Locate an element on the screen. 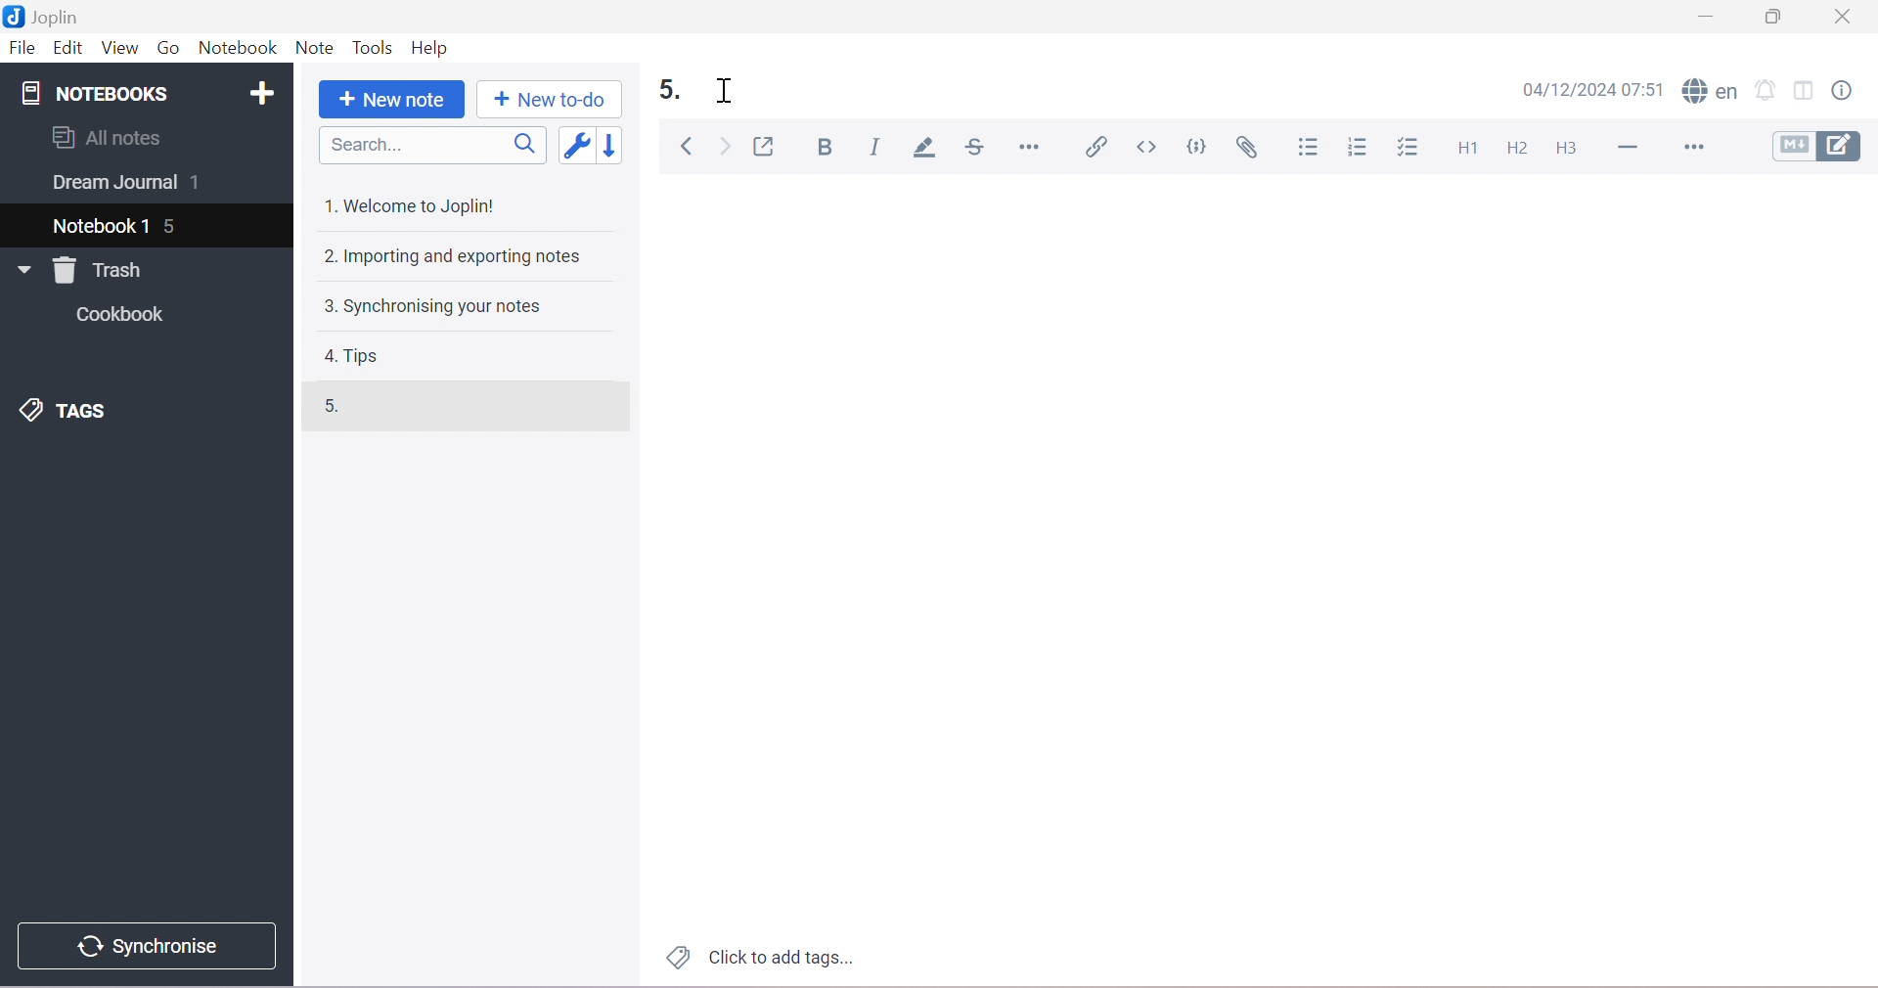  4. Tips is located at coordinates (355, 356).